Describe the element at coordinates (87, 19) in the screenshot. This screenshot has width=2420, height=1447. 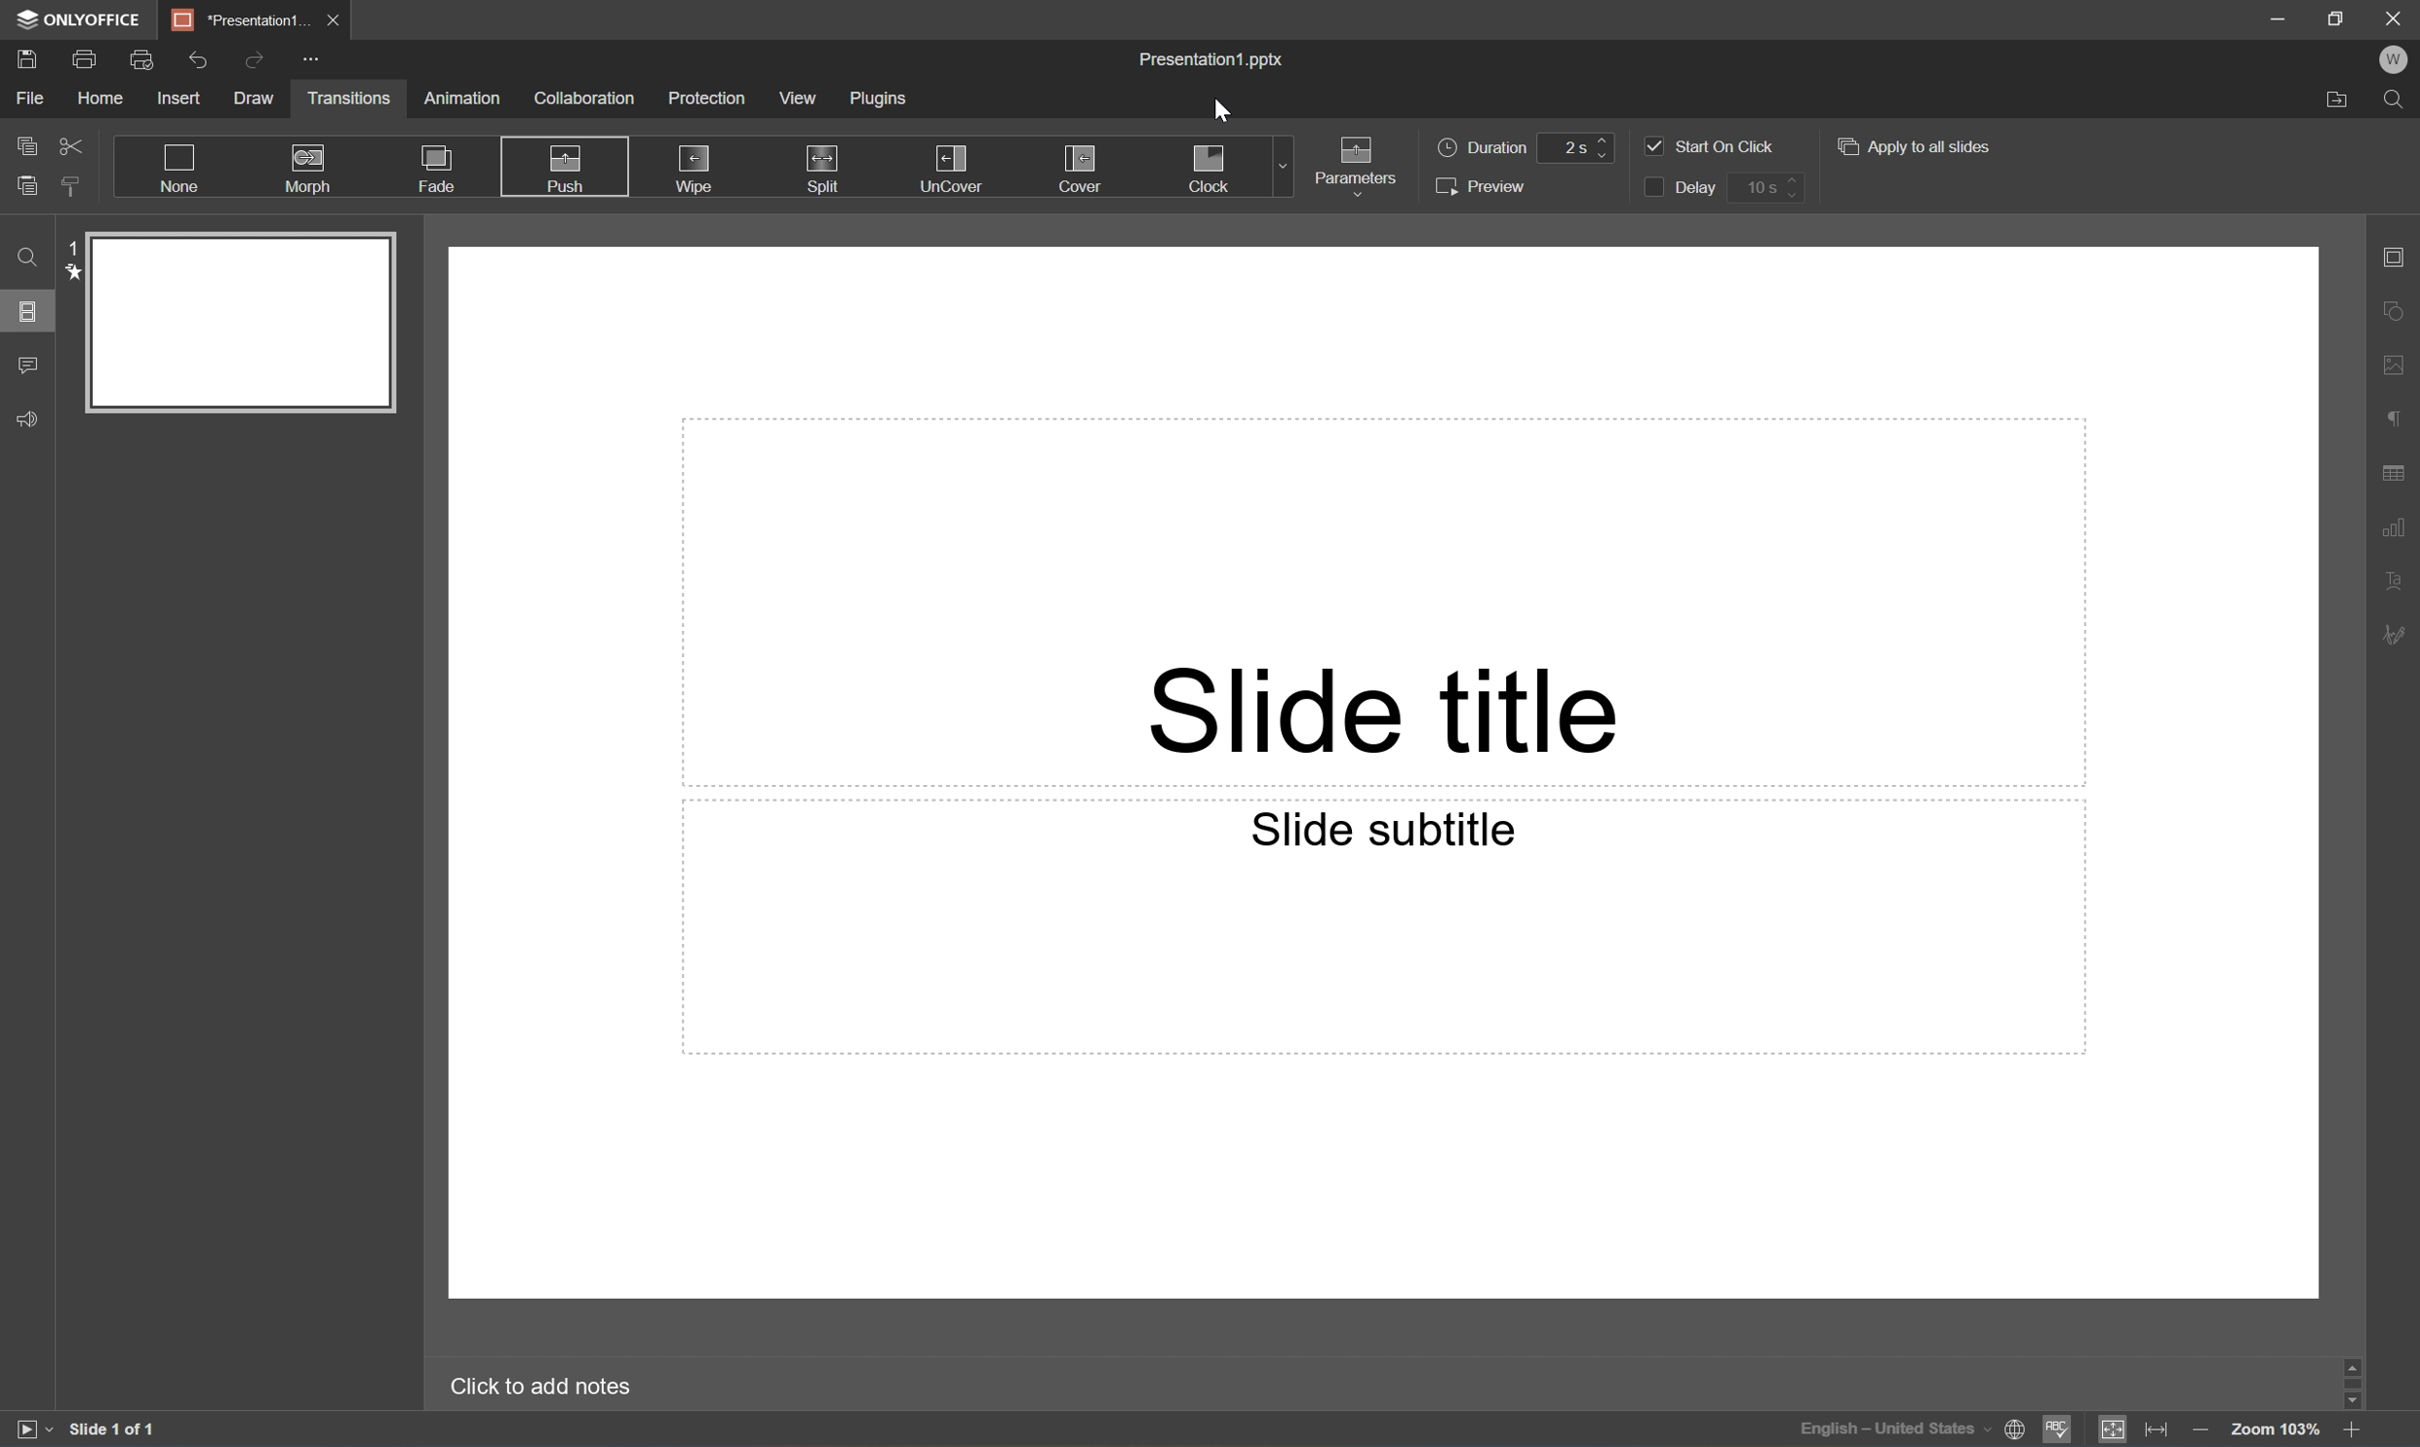
I see `ONLYOFFICE` at that location.